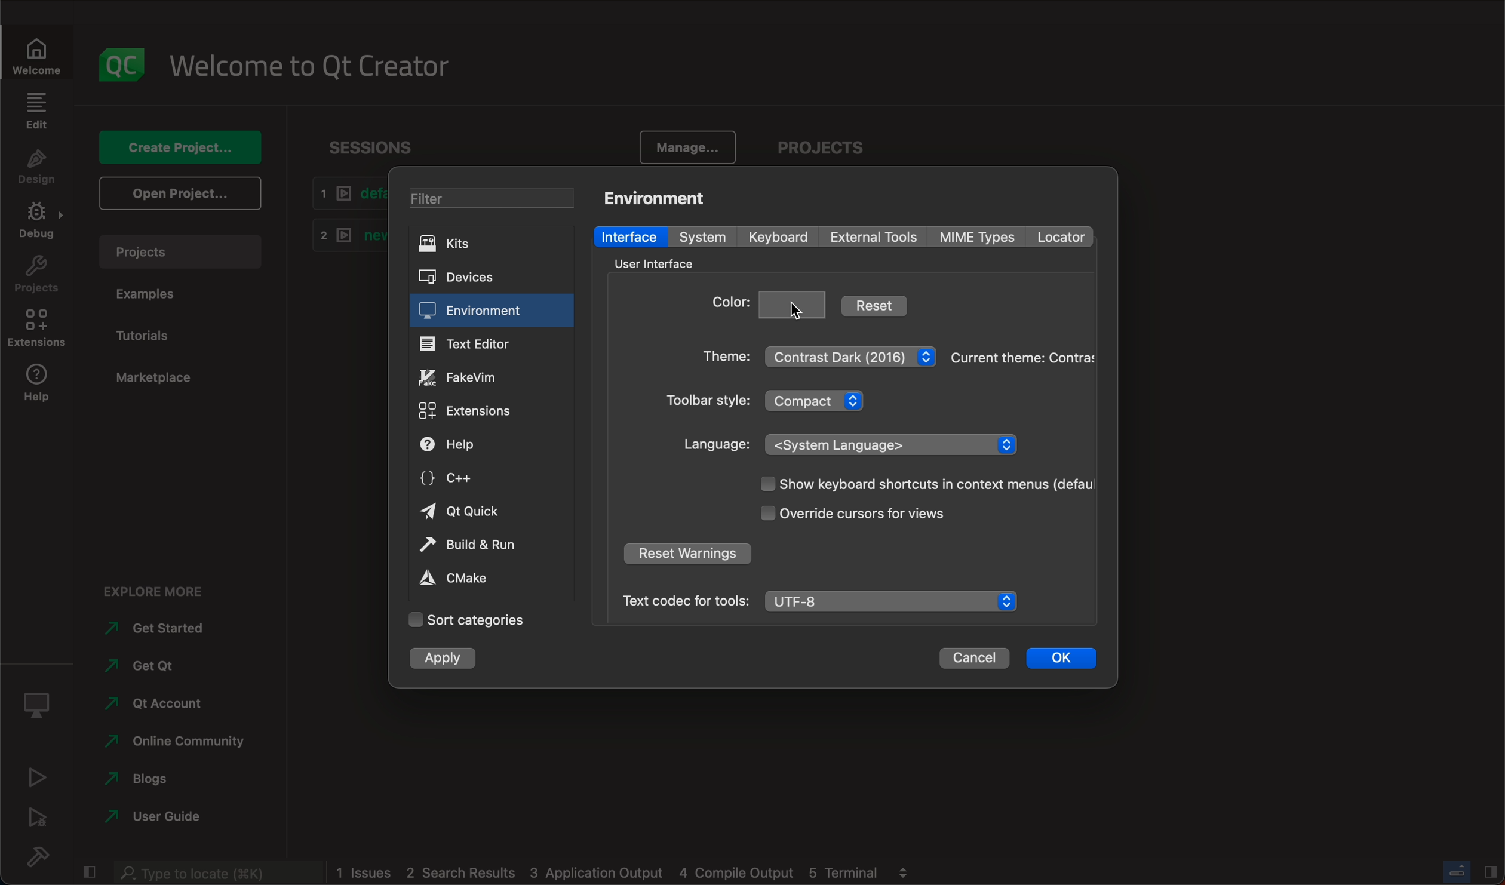 The image size is (1505, 885). Describe the element at coordinates (794, 303) in the screenshot. I see `color pallete` at that location.